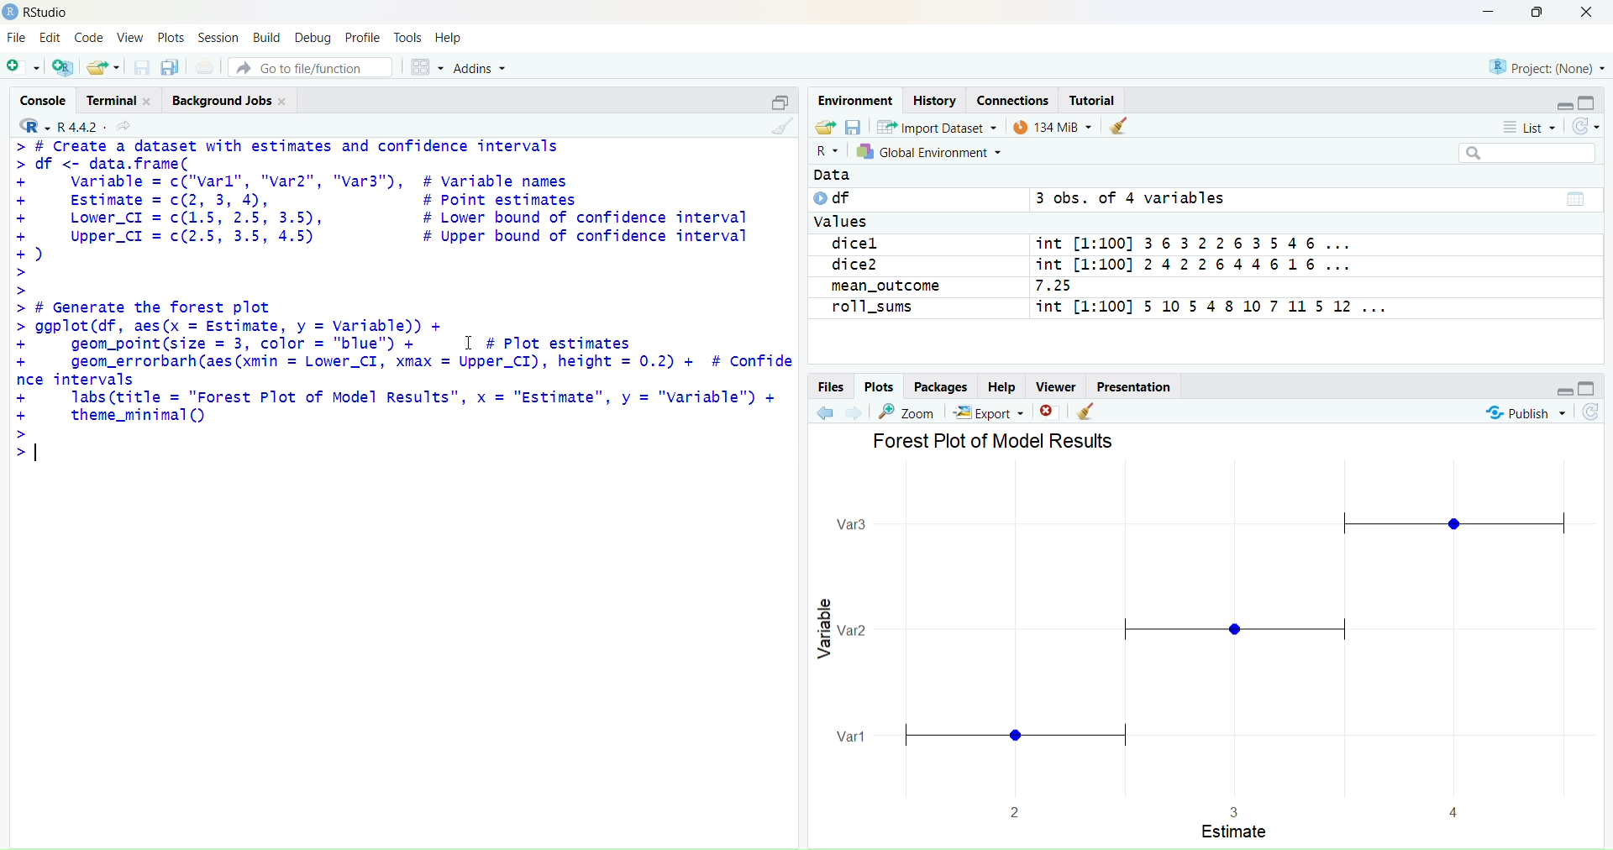 Image resolution: width=1613 pixels, height=850 pixels. Describe the element at coordinates (1001, 387) in the screenshot. I see `Help` at that location.